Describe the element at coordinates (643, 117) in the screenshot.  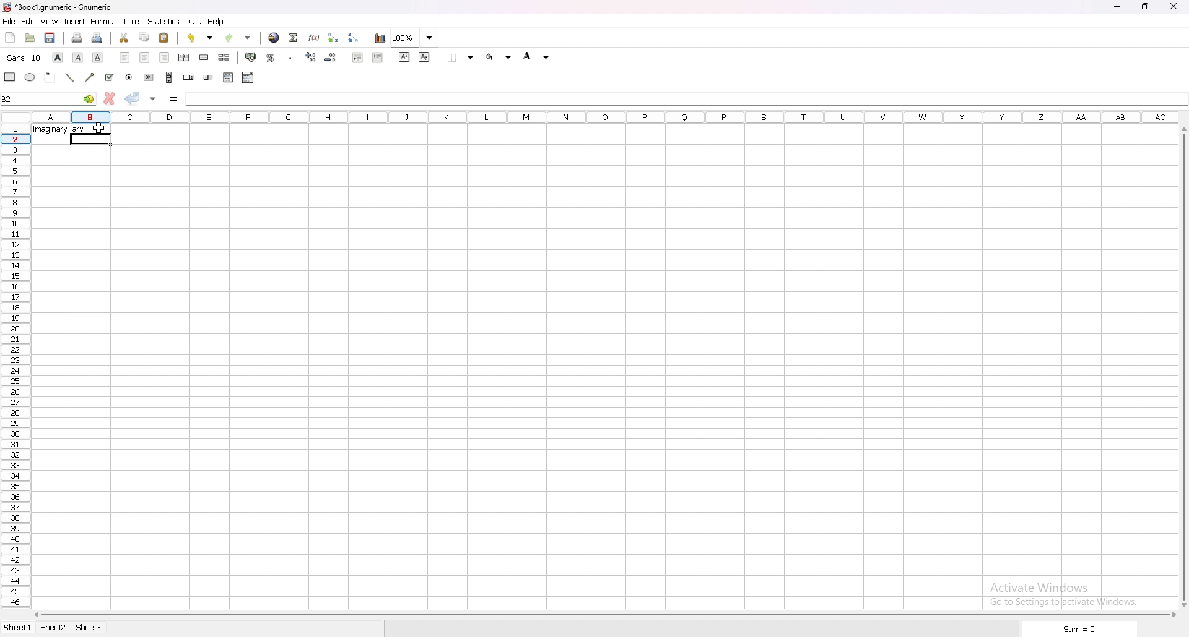
I see `Rows` at that location.